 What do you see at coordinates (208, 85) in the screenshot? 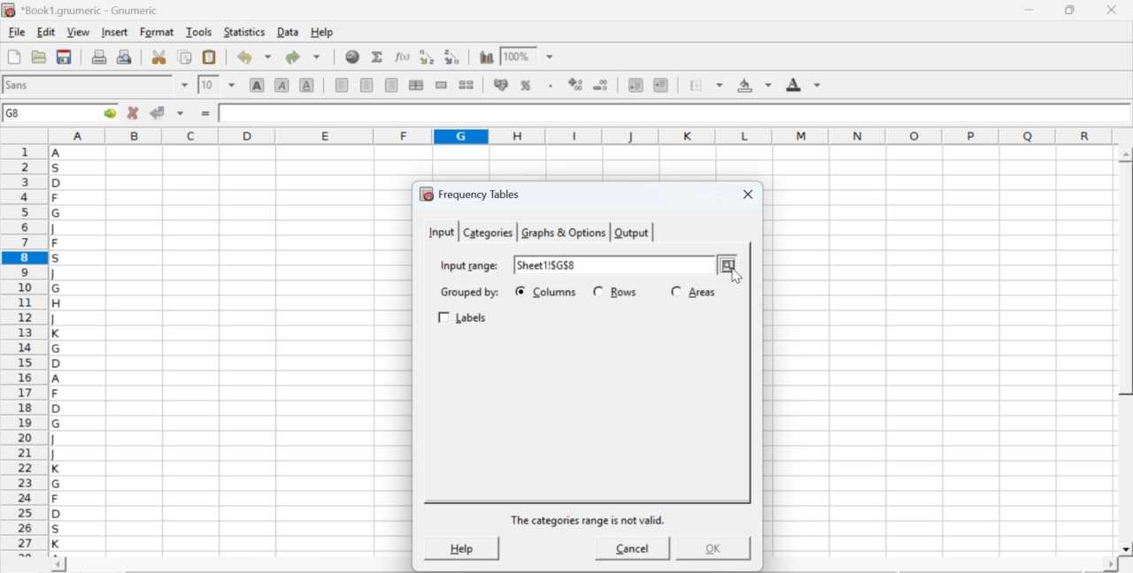
I see `10` at bounding box center [208, 85].